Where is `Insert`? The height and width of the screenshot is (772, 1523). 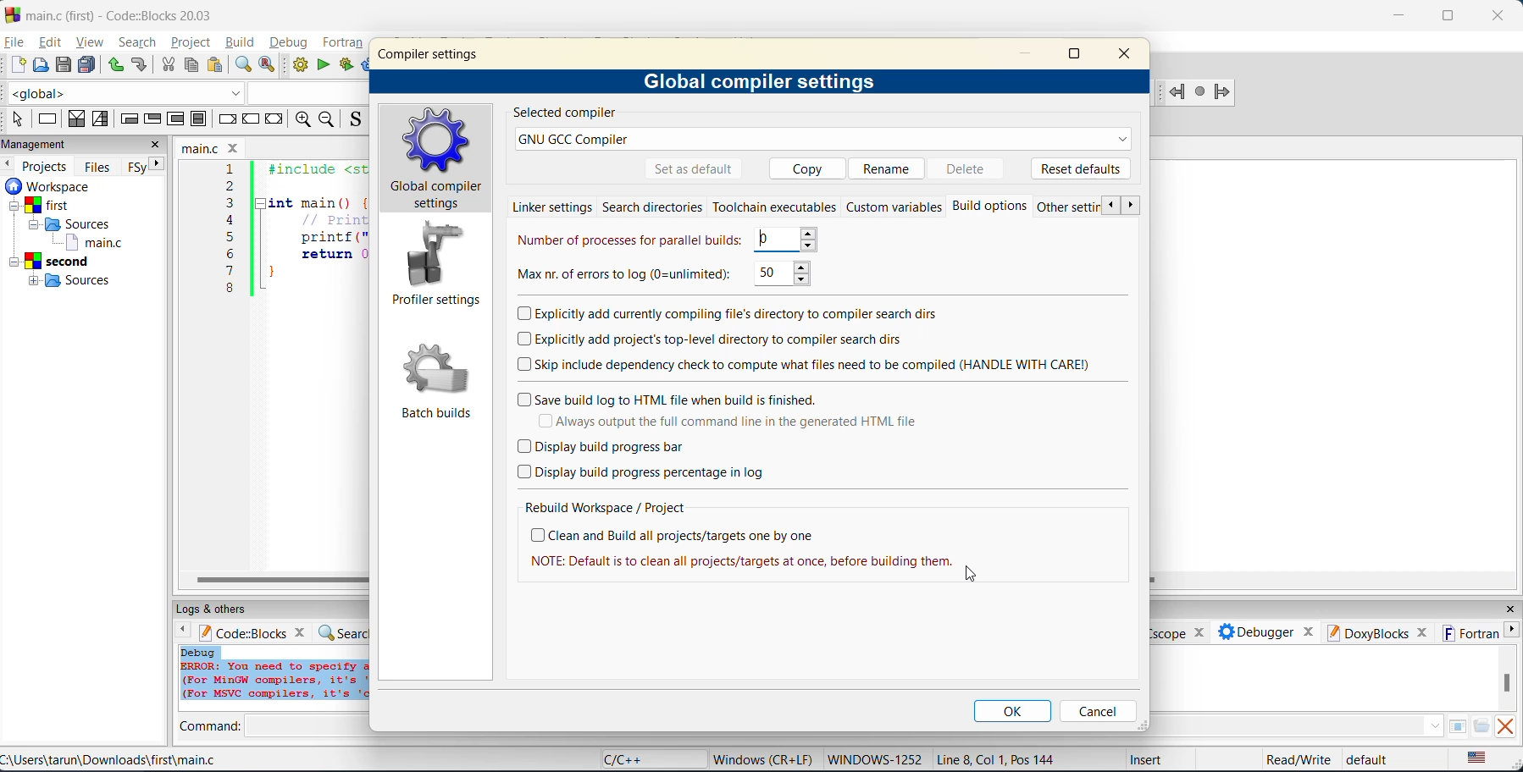 Insert is located at coordinates (1144, 758).